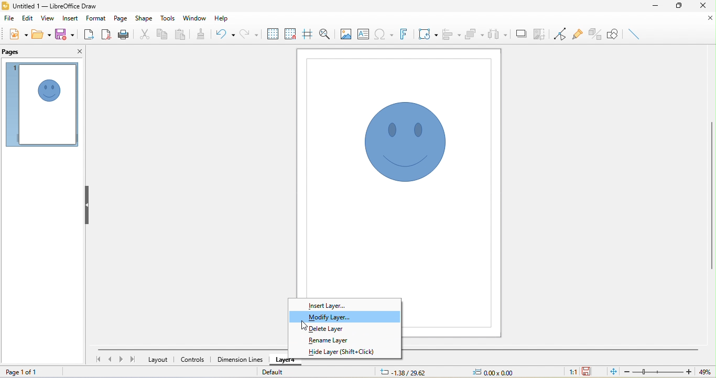  What do you see at coordinates (706, 19) in the screenshot?
I see `close` at bounding box center [706, 19].